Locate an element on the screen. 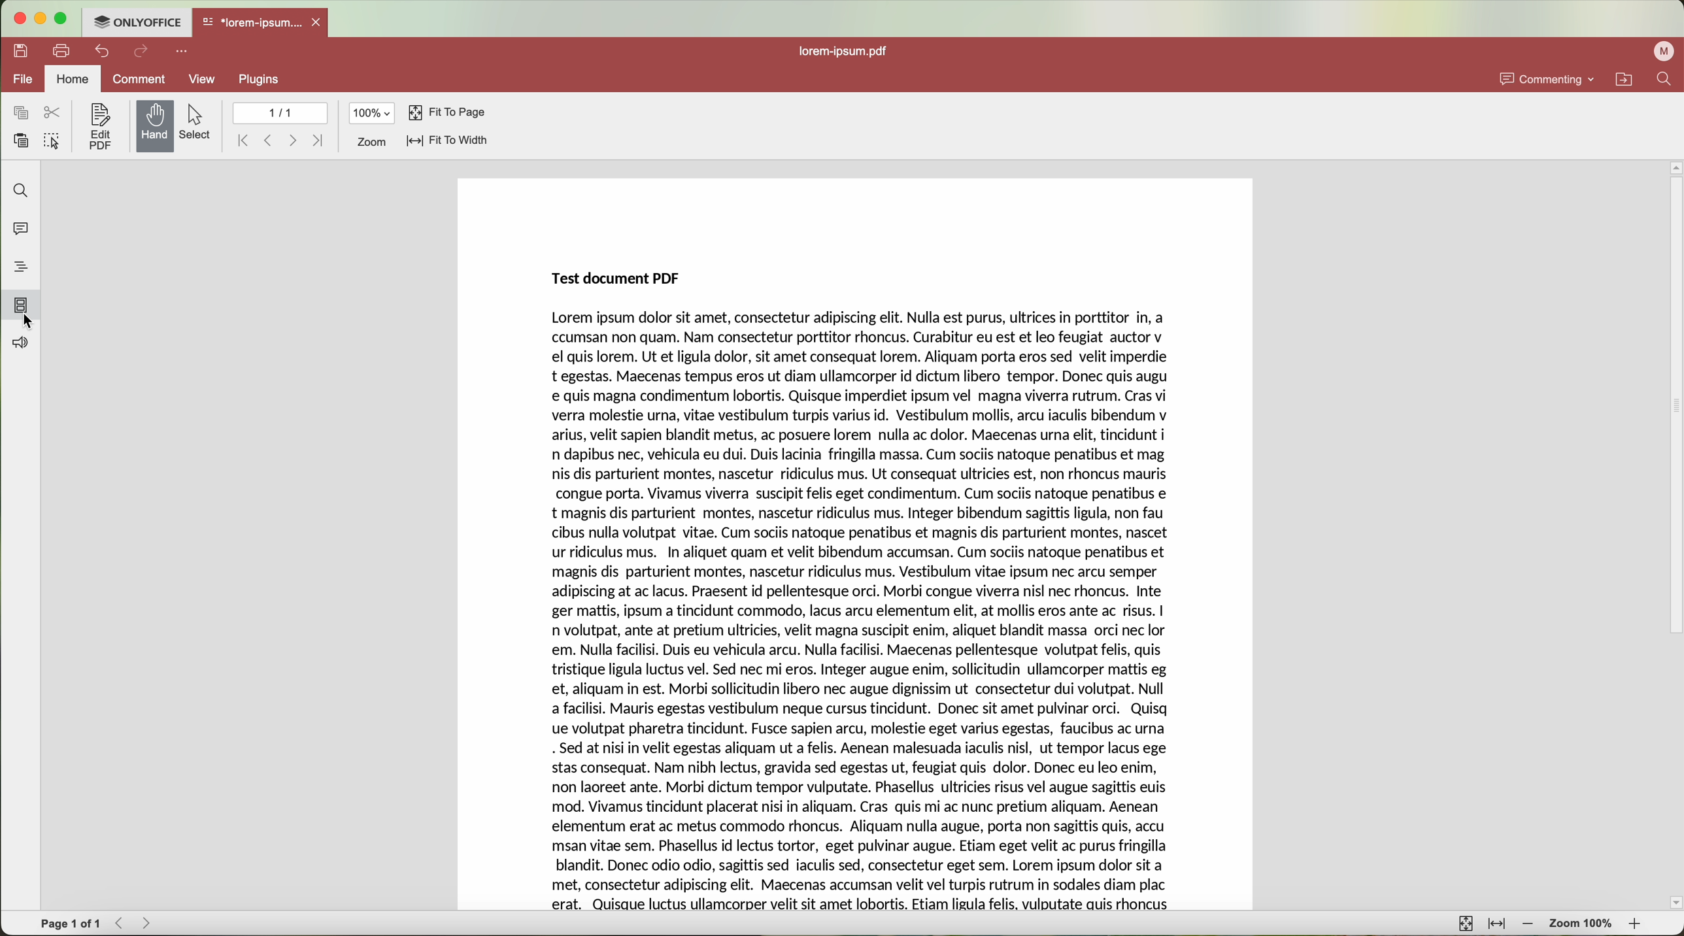 The height and width of the screenshot is (936, 1684). find is located at coordinates (19, 190).